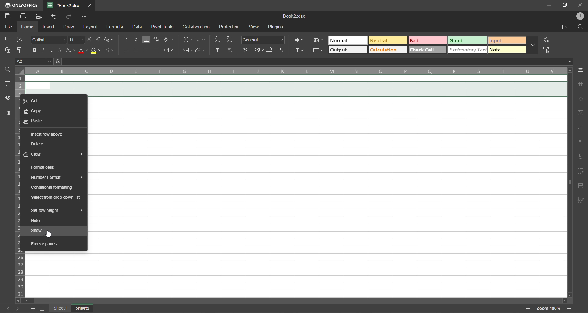 The image size is (588, 313). Describe the element at coordinates (203, 40) in the screenshot. I see `fields` at that location.